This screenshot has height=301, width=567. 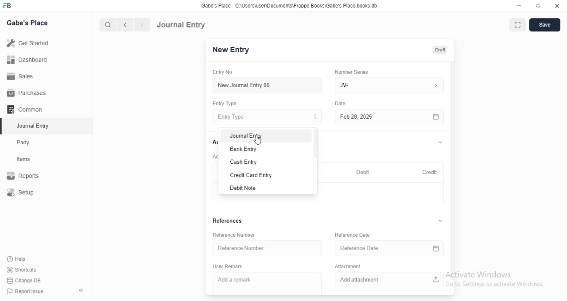 What do you see at coordinates (141, 25) in the screenshot?
I see `next` at bounding box center [141, 25].